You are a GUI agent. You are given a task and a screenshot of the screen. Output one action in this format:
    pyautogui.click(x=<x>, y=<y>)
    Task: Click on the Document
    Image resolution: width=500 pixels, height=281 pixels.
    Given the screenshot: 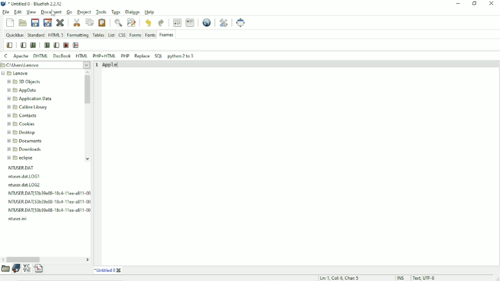 What is the action you would take?
    pyautogui.click(x=51, y=12)
    